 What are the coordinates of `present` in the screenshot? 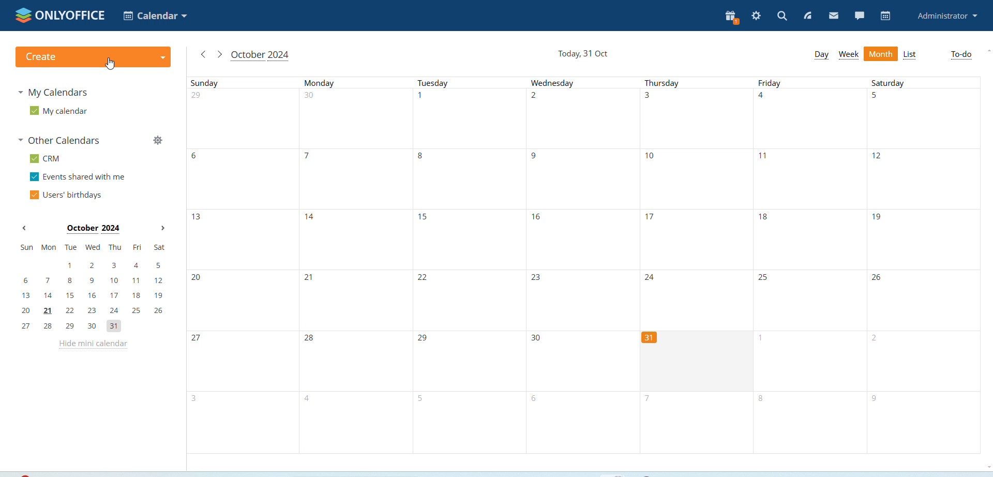 It's located at (732, 18).